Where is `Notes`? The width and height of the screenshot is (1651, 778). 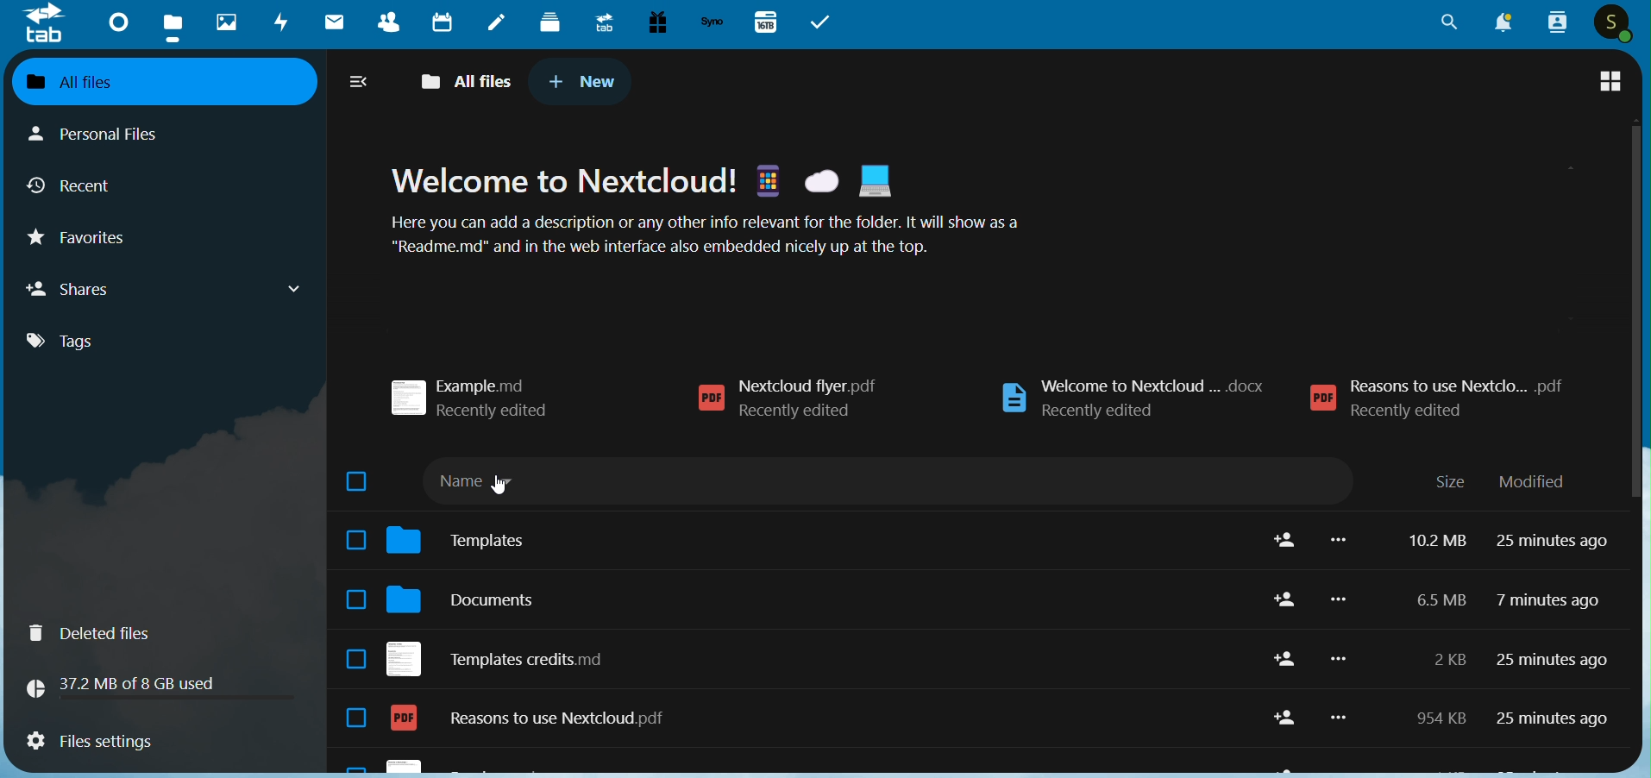 Notes is located at coordinates (498, 22).